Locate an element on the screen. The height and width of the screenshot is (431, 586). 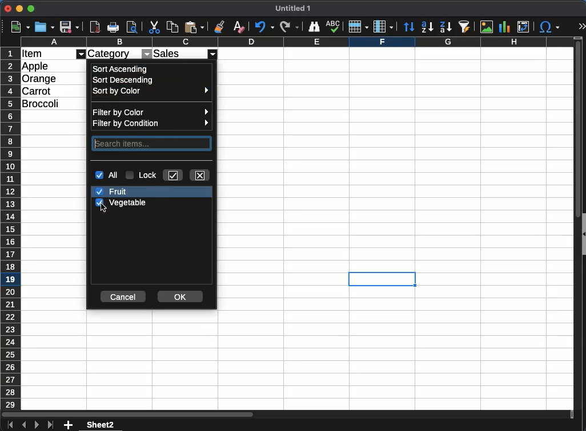
ok is located at coordinates (179, 297).